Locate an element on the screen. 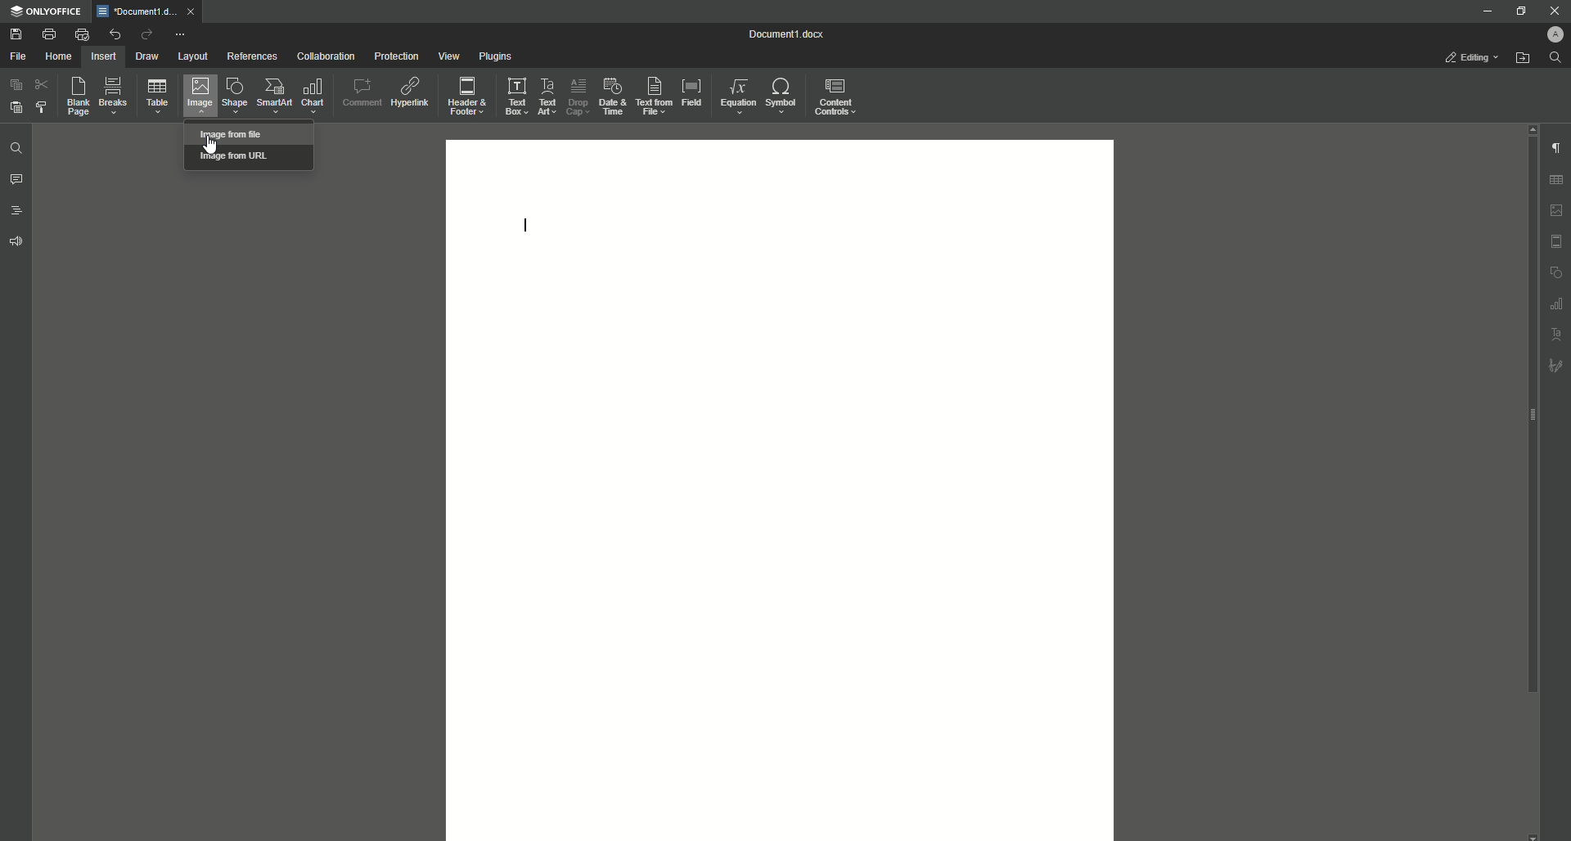  Headings is located at coordinates (20, 212).